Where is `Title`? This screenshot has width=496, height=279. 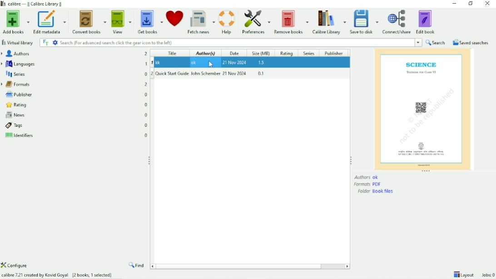
Title is located at coordinates (173, 53).